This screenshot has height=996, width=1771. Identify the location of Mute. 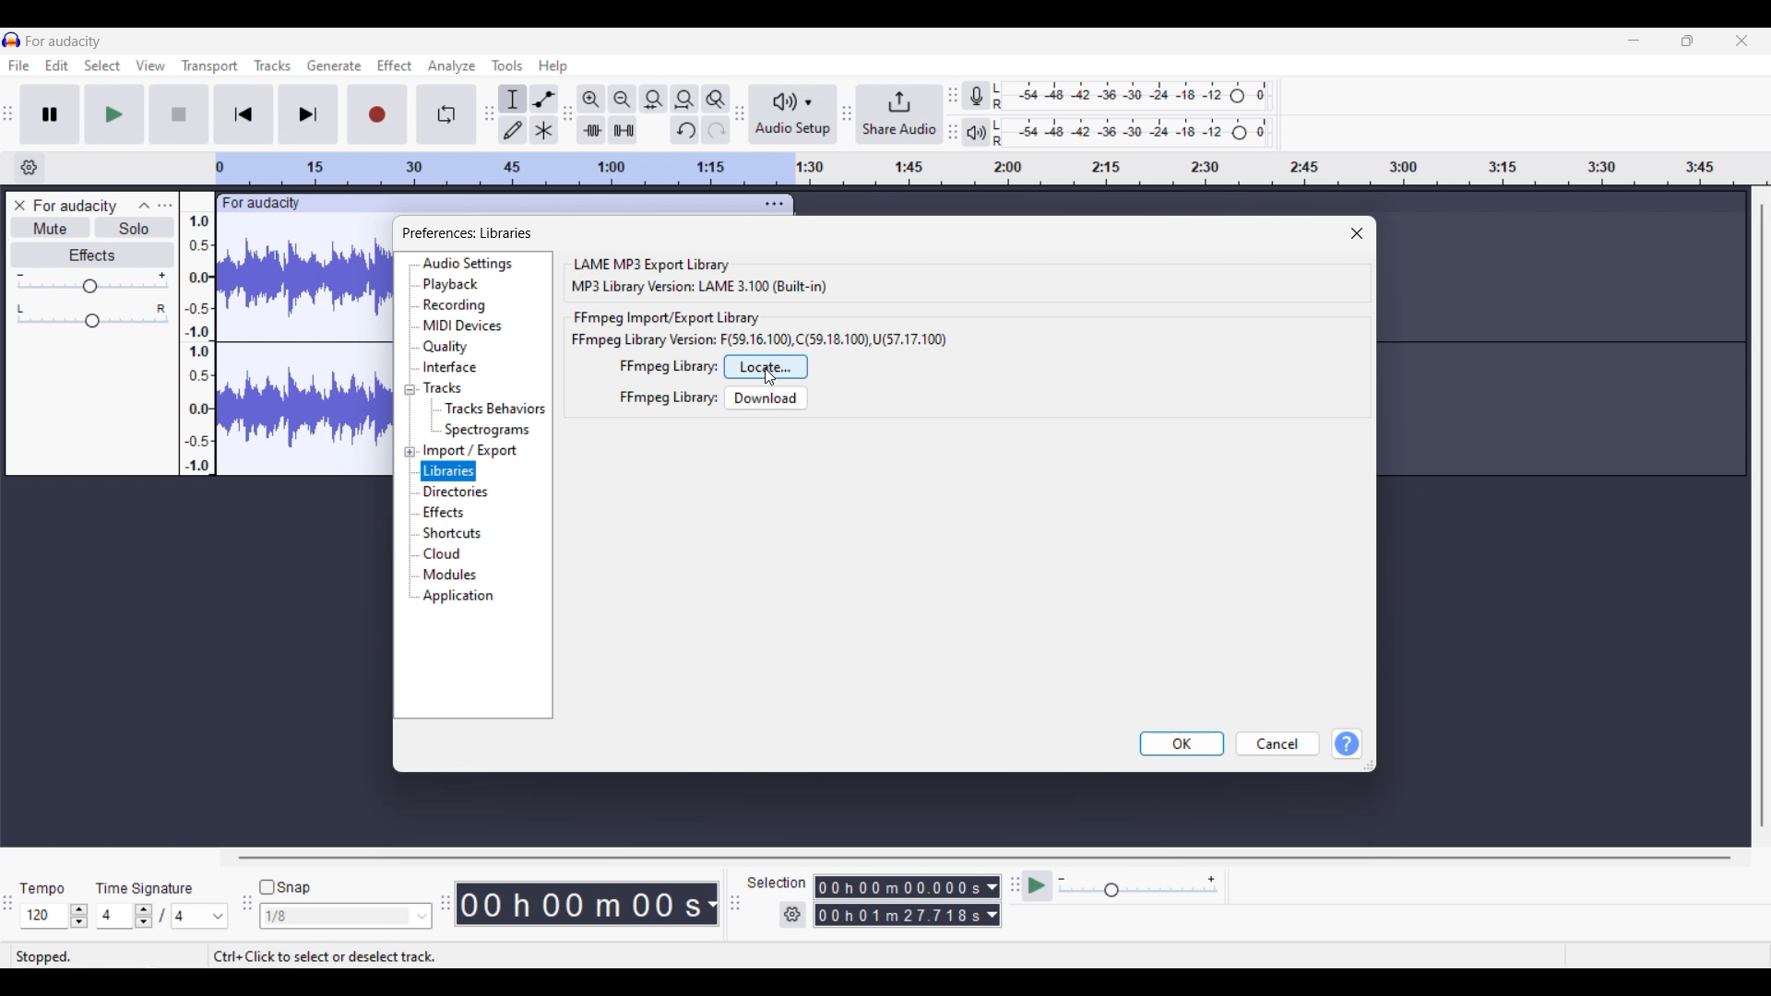
(51, 227).